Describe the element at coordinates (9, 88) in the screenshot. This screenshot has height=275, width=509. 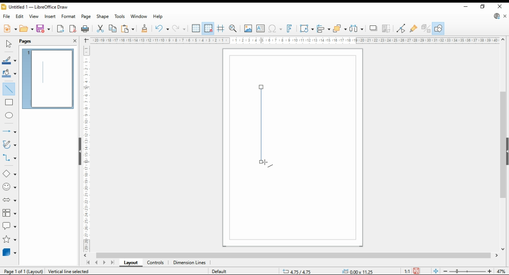
I see `insert line` at that location.